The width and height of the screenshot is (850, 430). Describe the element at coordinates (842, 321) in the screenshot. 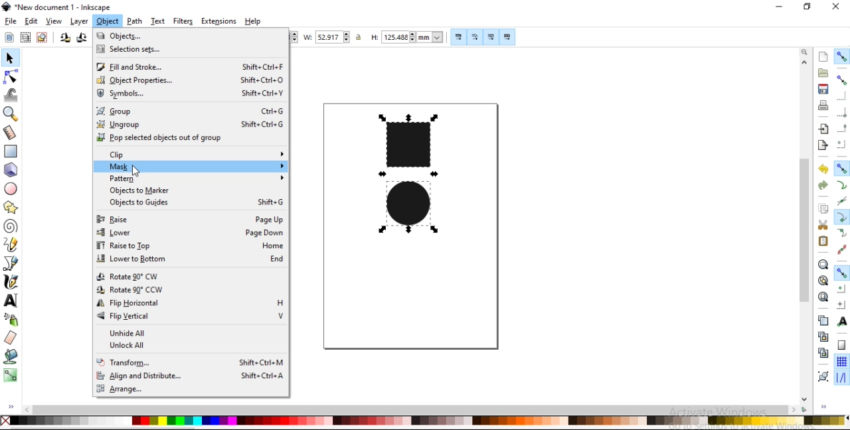

I see `snap text anchors and baselines` at that location.